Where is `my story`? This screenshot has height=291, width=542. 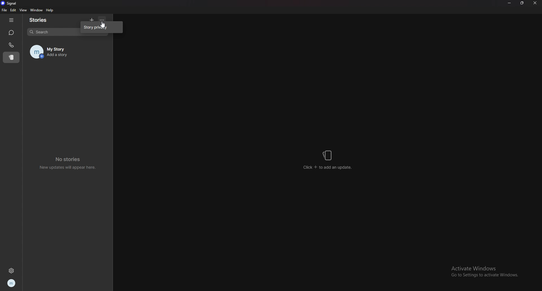 my story is located at coordinates (67, 52).